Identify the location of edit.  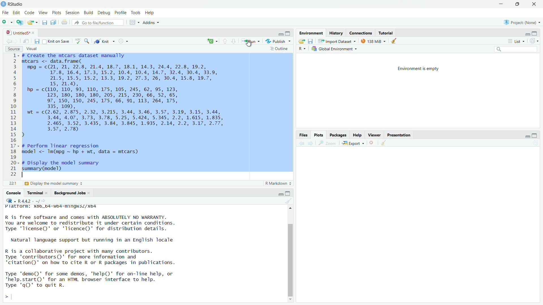
(16, 13).